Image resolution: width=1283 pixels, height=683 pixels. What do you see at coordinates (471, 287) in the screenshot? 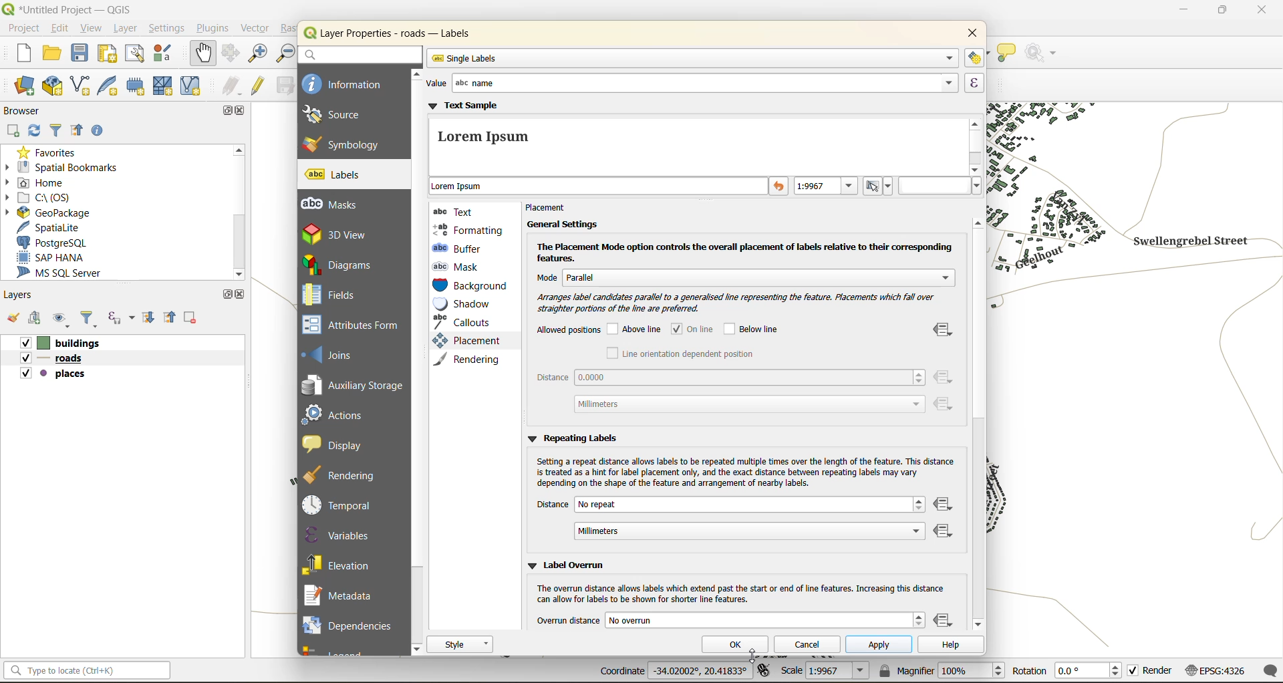
I see `background` at bounding box center [471, 287].